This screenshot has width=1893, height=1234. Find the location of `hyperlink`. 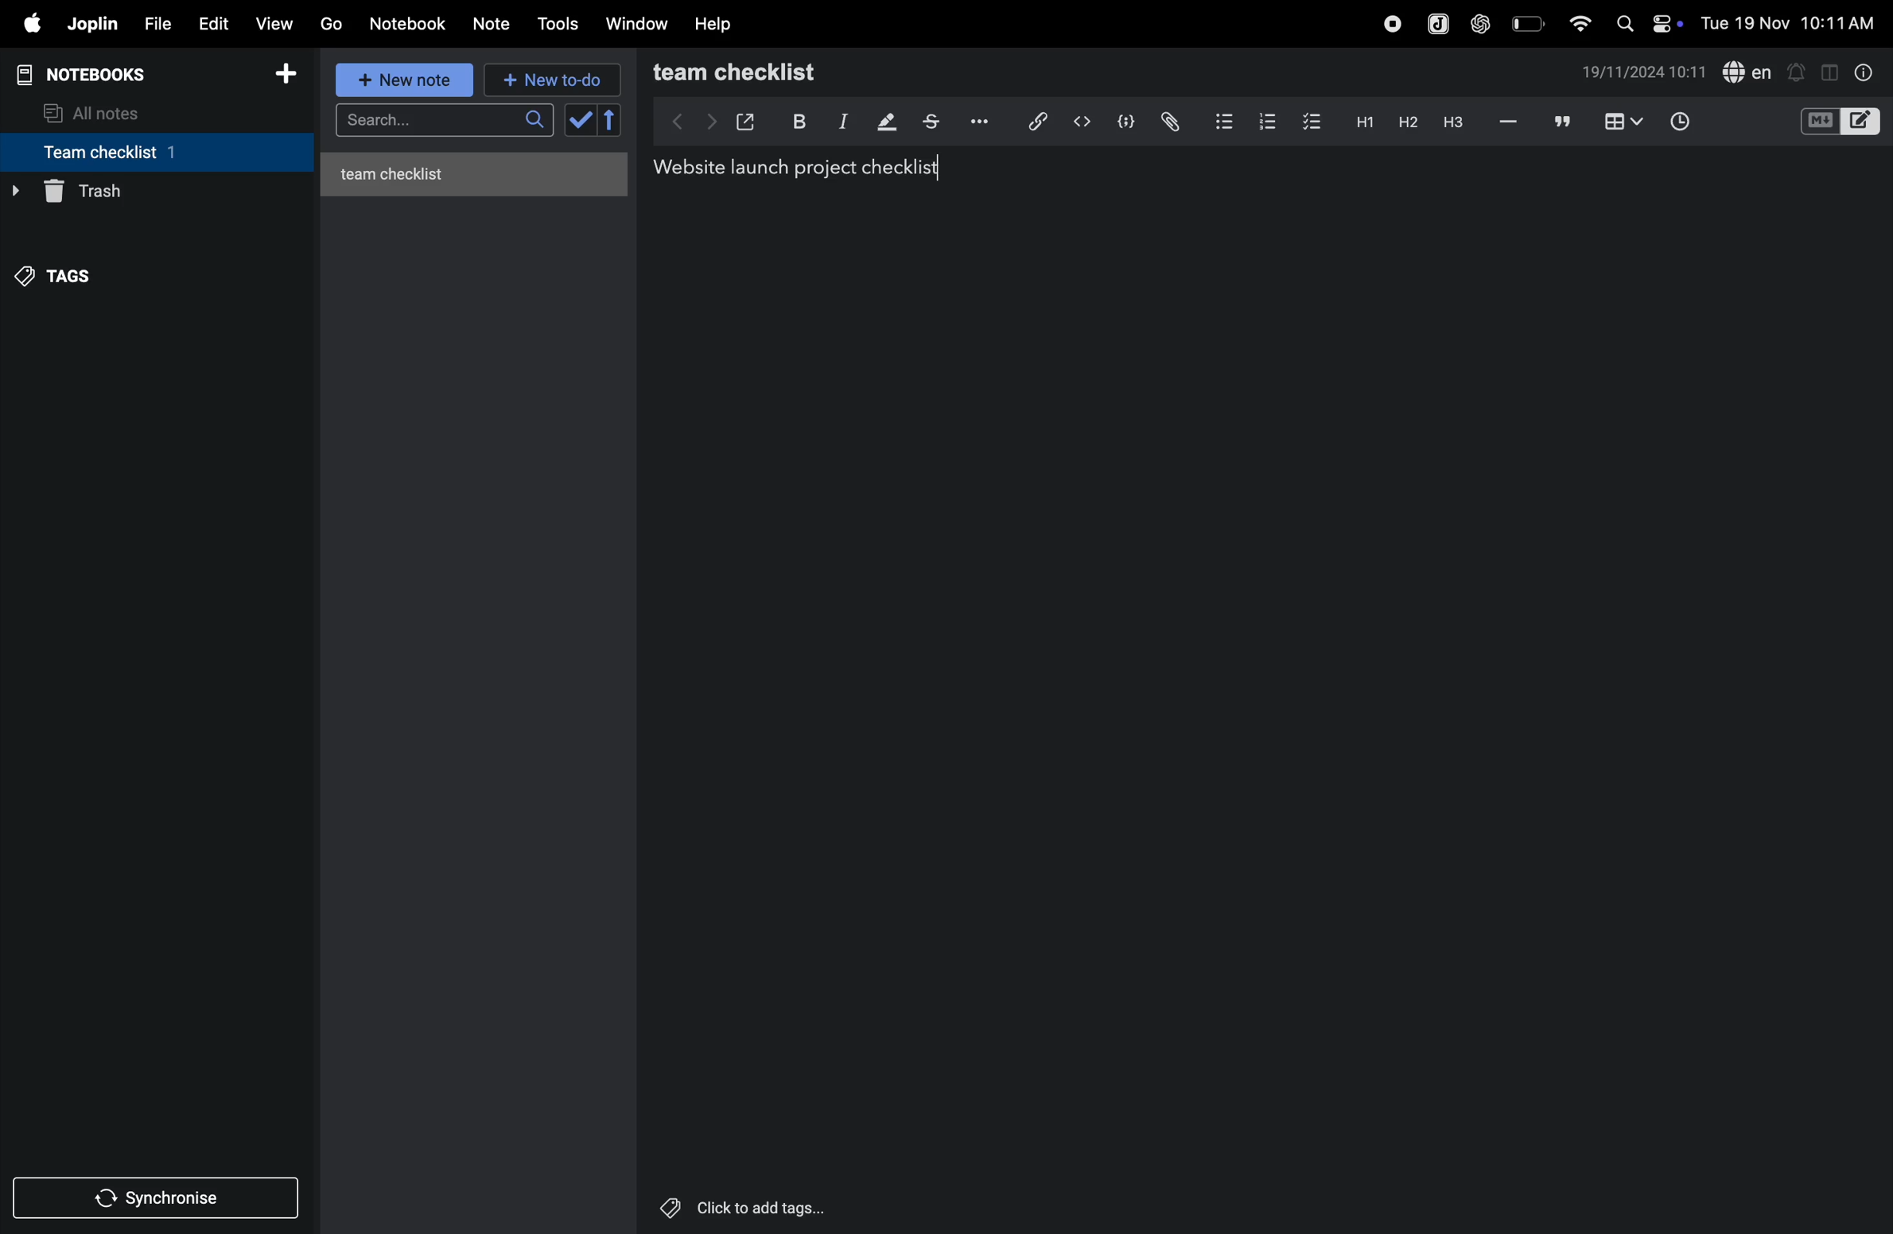

hyperlink is located at coordinates (1031, 120).